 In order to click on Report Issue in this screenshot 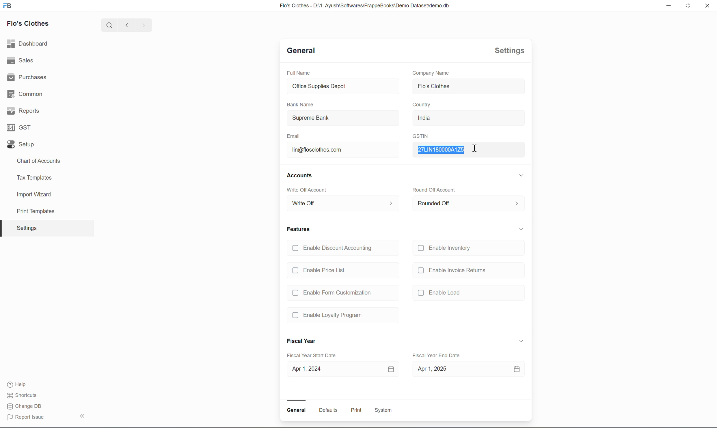, I will do `click(25, 417)`.